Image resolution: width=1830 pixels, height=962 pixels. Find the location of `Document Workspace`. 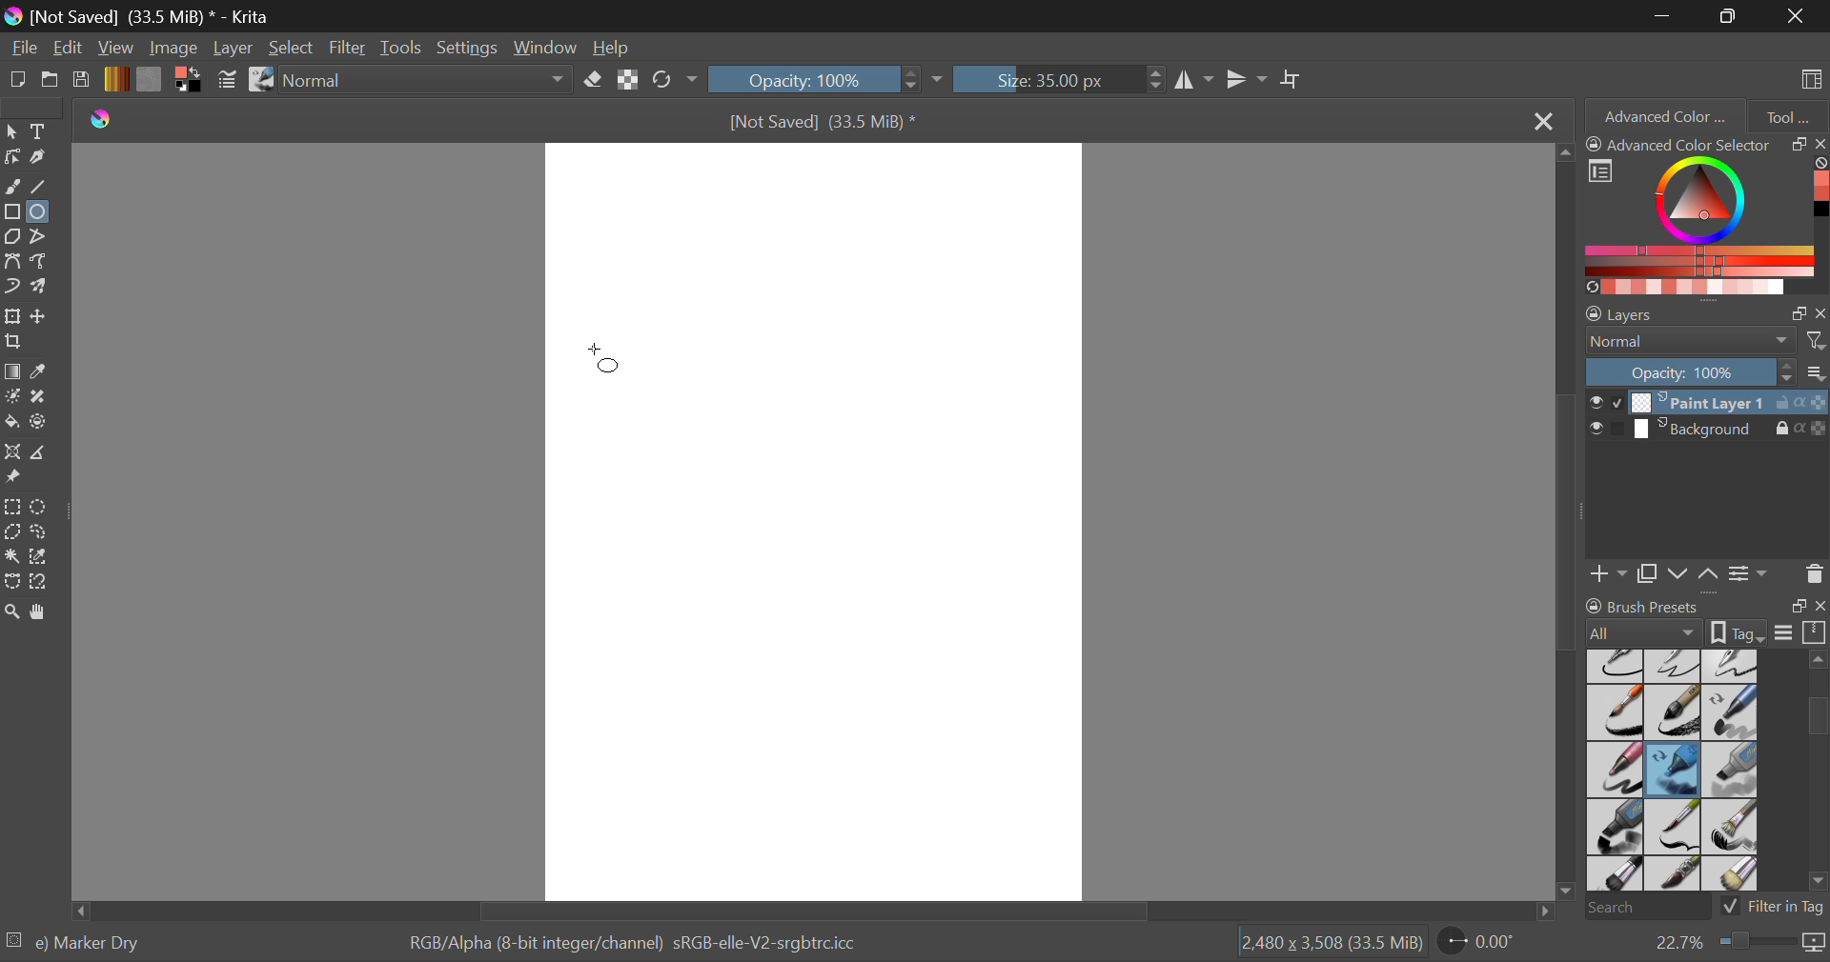

Document Workspace is located at coordinates (826, 520).